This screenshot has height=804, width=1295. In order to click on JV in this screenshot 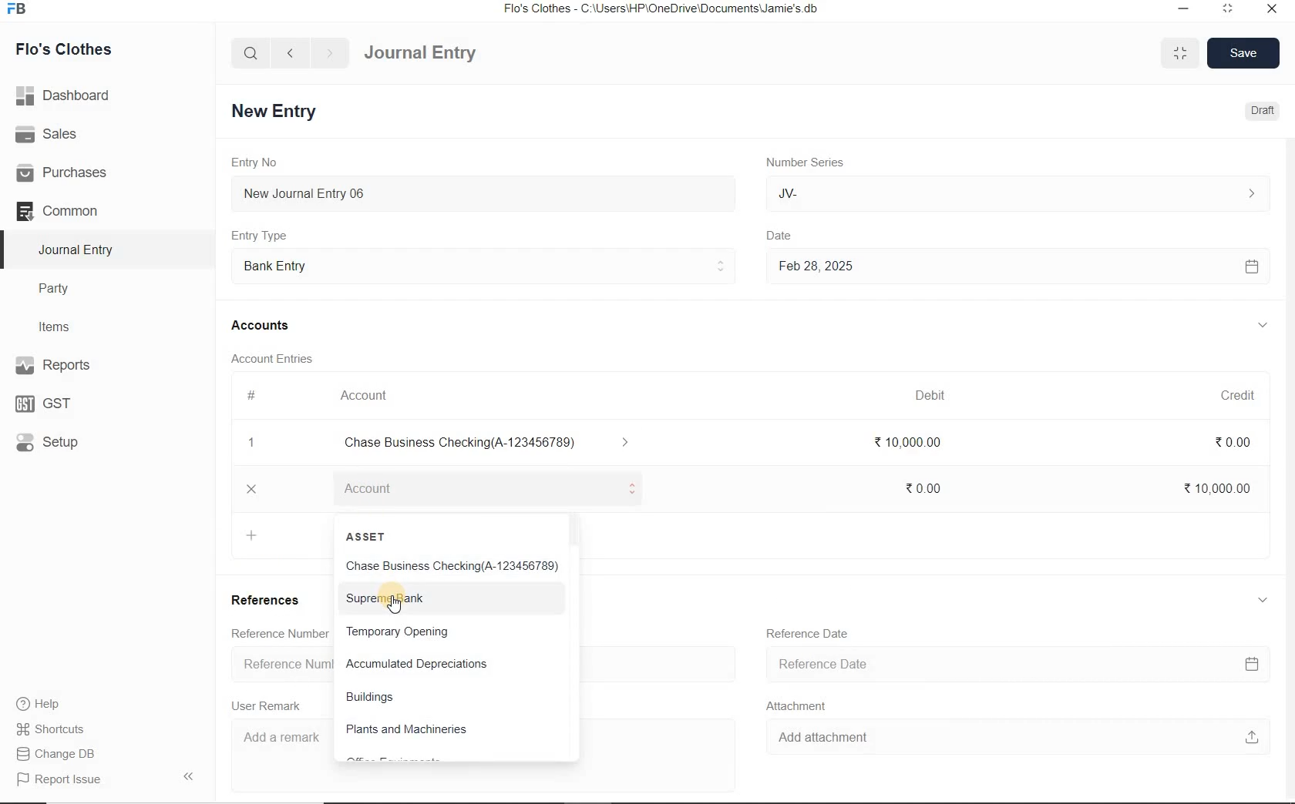, I will do `click(1017, 193)`.